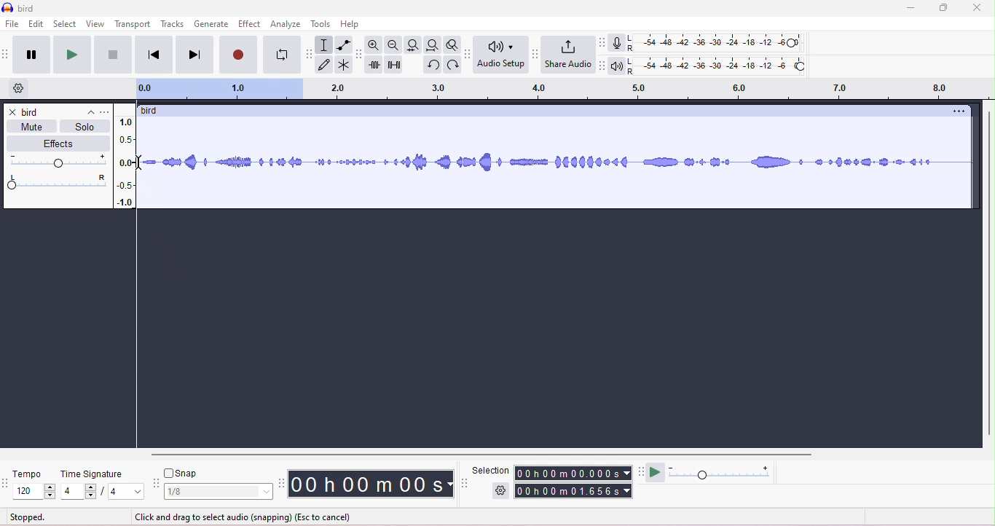 The height and width of the screenshot is (526, 995). I want to click on share audio tool bar, so click(536, 53).